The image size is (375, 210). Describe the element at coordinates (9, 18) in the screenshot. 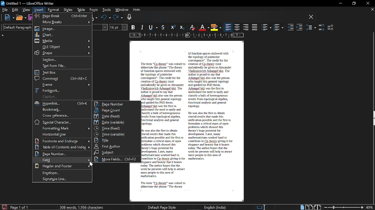

I see `New` at that location.